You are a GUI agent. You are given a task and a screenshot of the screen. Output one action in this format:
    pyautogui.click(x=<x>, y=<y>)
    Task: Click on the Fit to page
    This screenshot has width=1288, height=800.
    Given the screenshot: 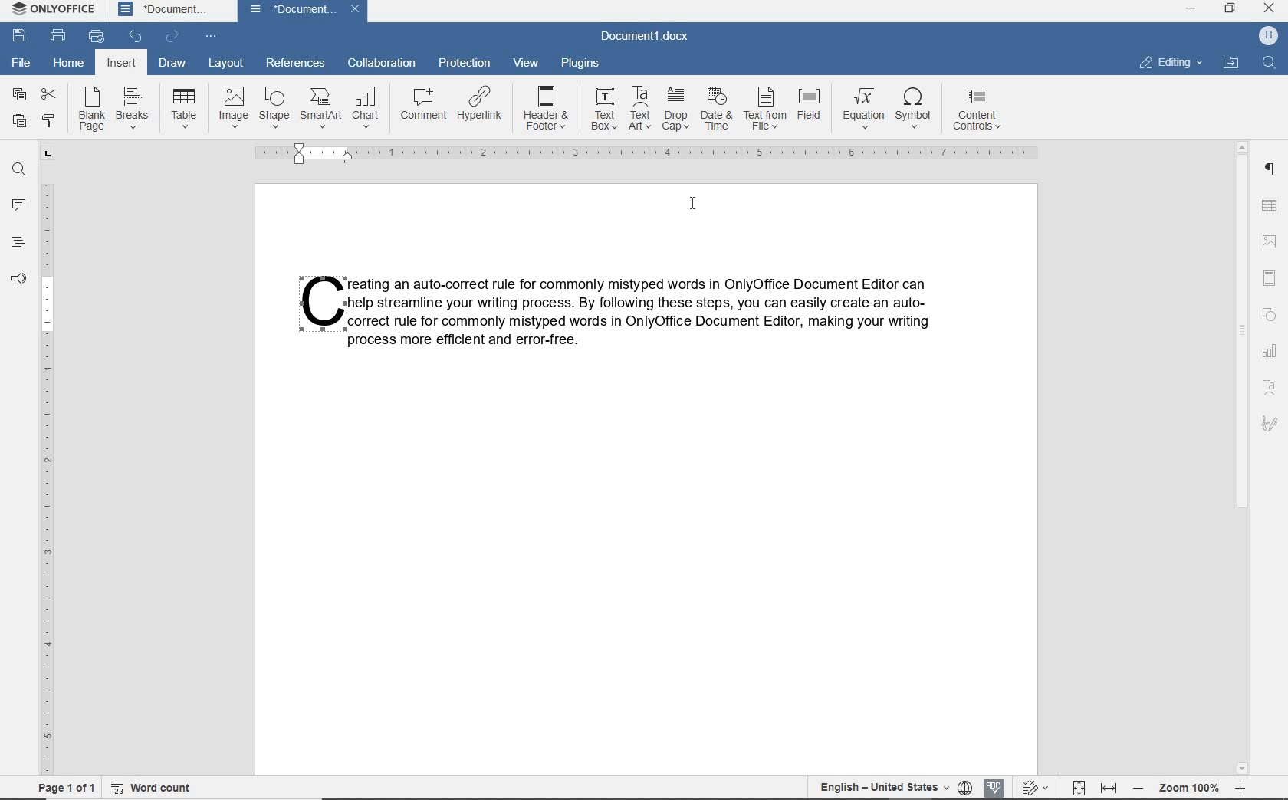 What is the action you would take?
    pyautogui.click(x=1079, y=785)
    